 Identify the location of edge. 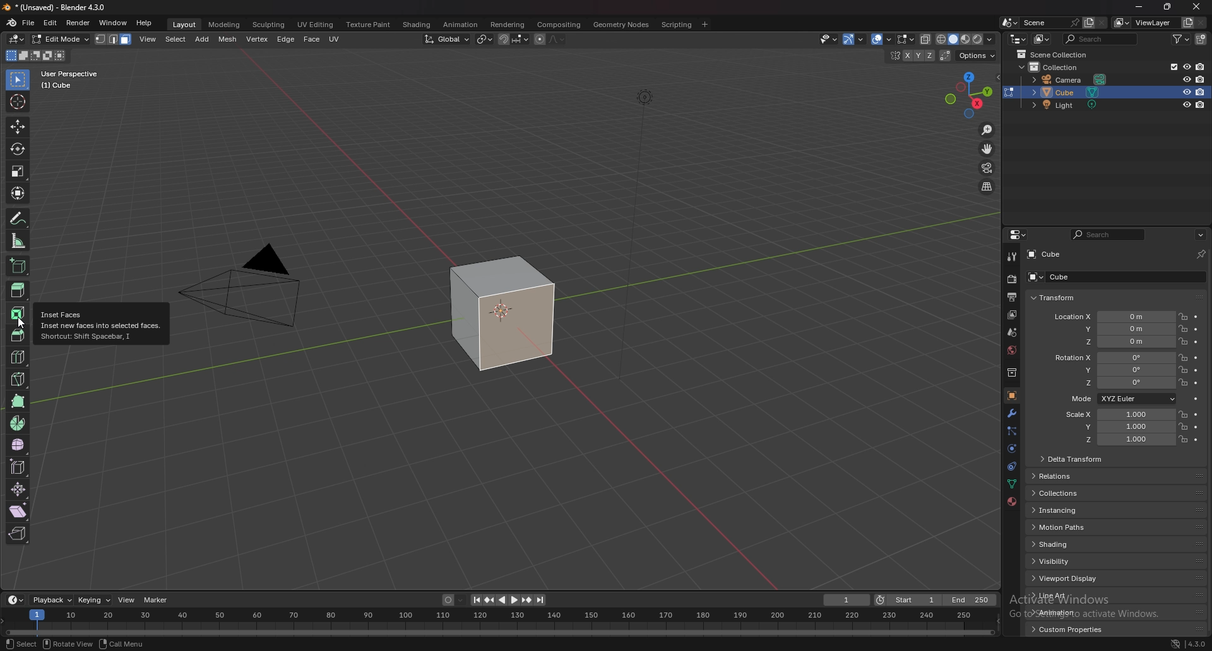
(286, 39).